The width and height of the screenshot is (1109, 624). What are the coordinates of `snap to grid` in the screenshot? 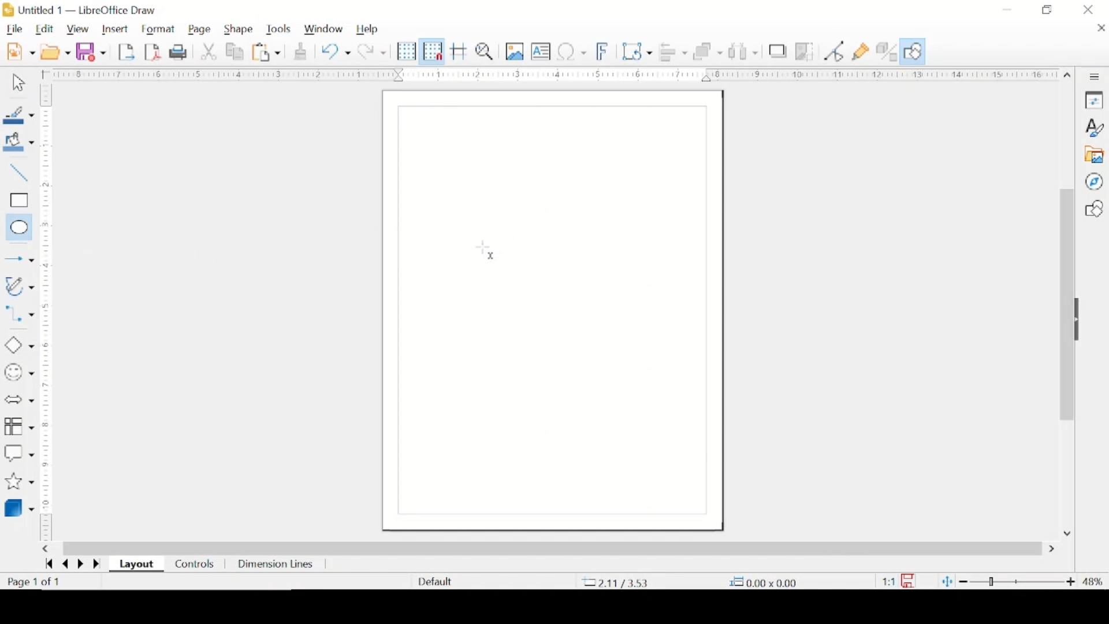 It's located at (431, 51).